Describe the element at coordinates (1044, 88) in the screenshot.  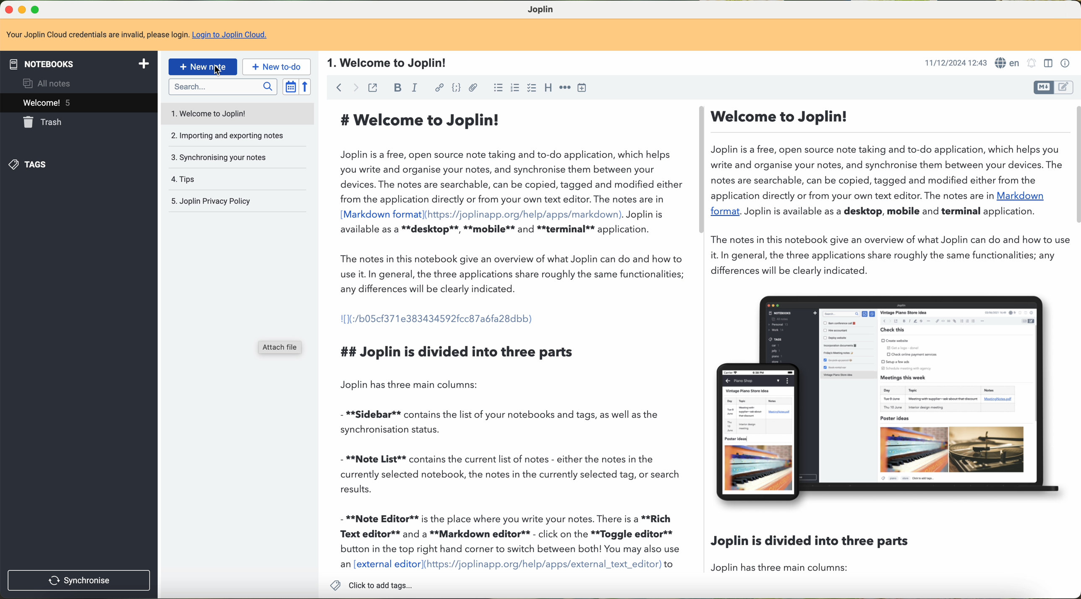
I see `toggle editors` at that location.